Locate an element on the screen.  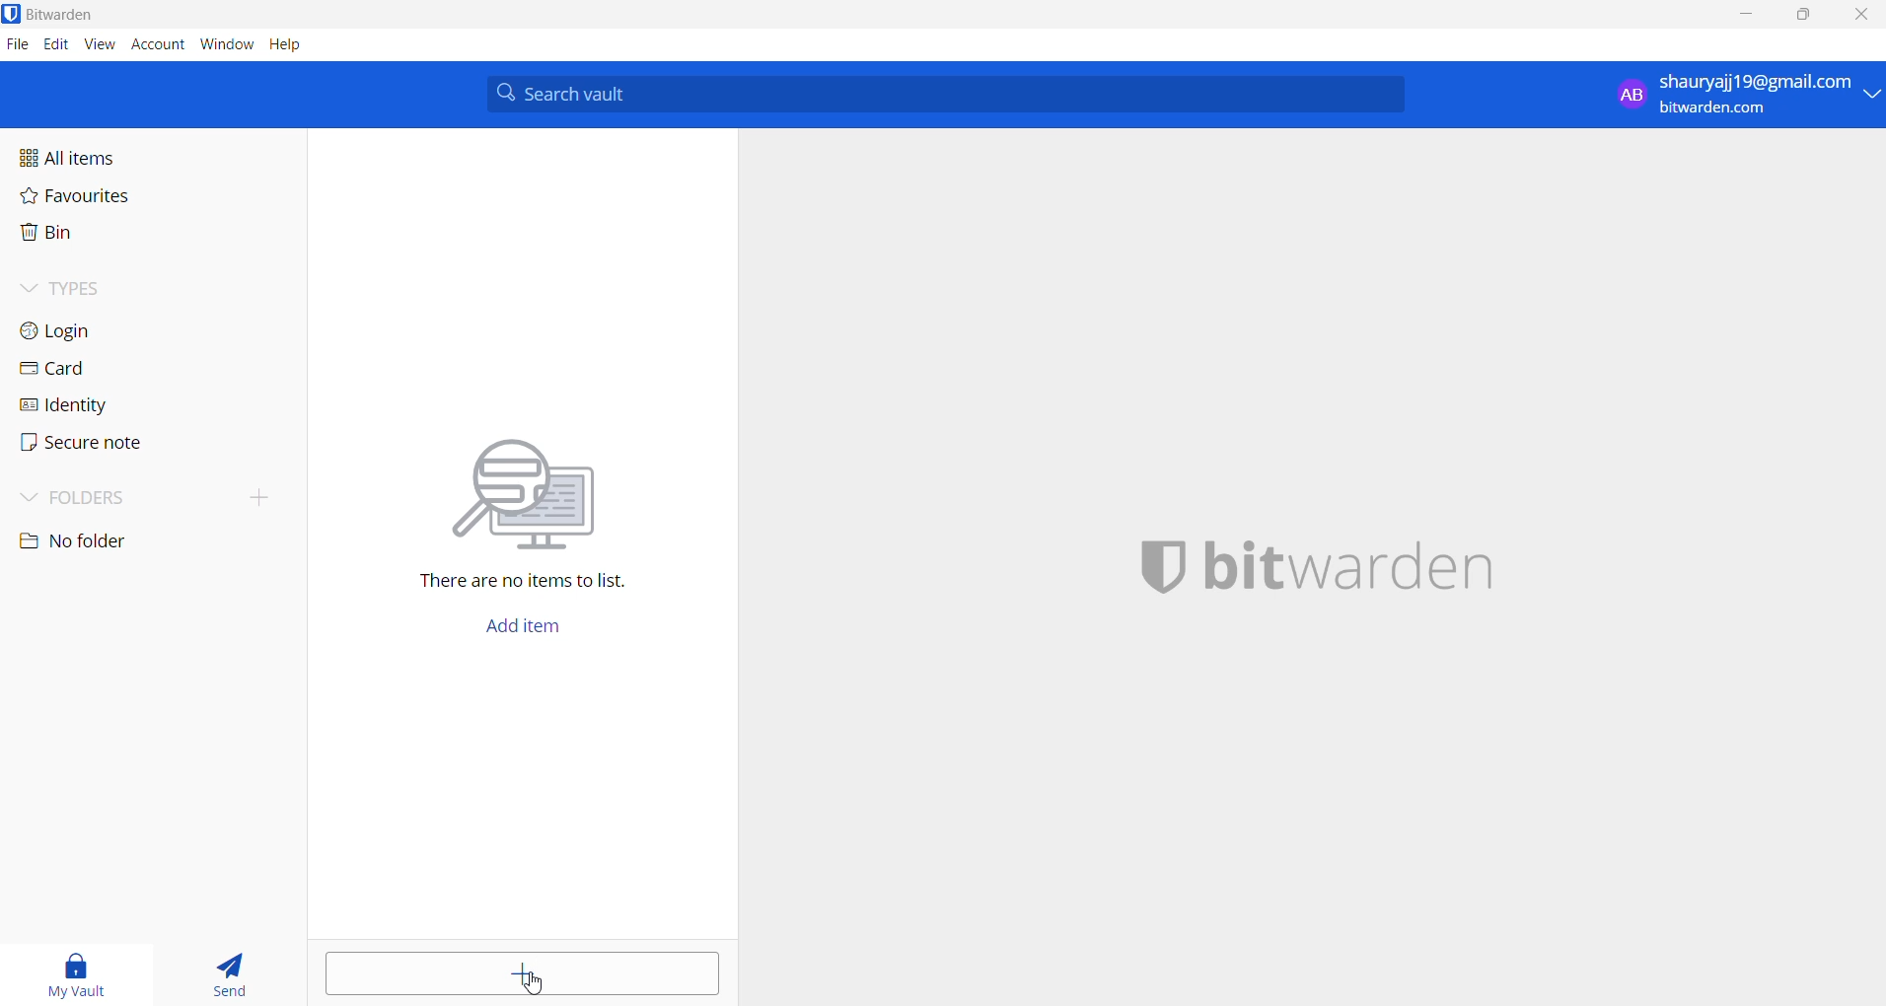
File is located at coordinates (16, 45).